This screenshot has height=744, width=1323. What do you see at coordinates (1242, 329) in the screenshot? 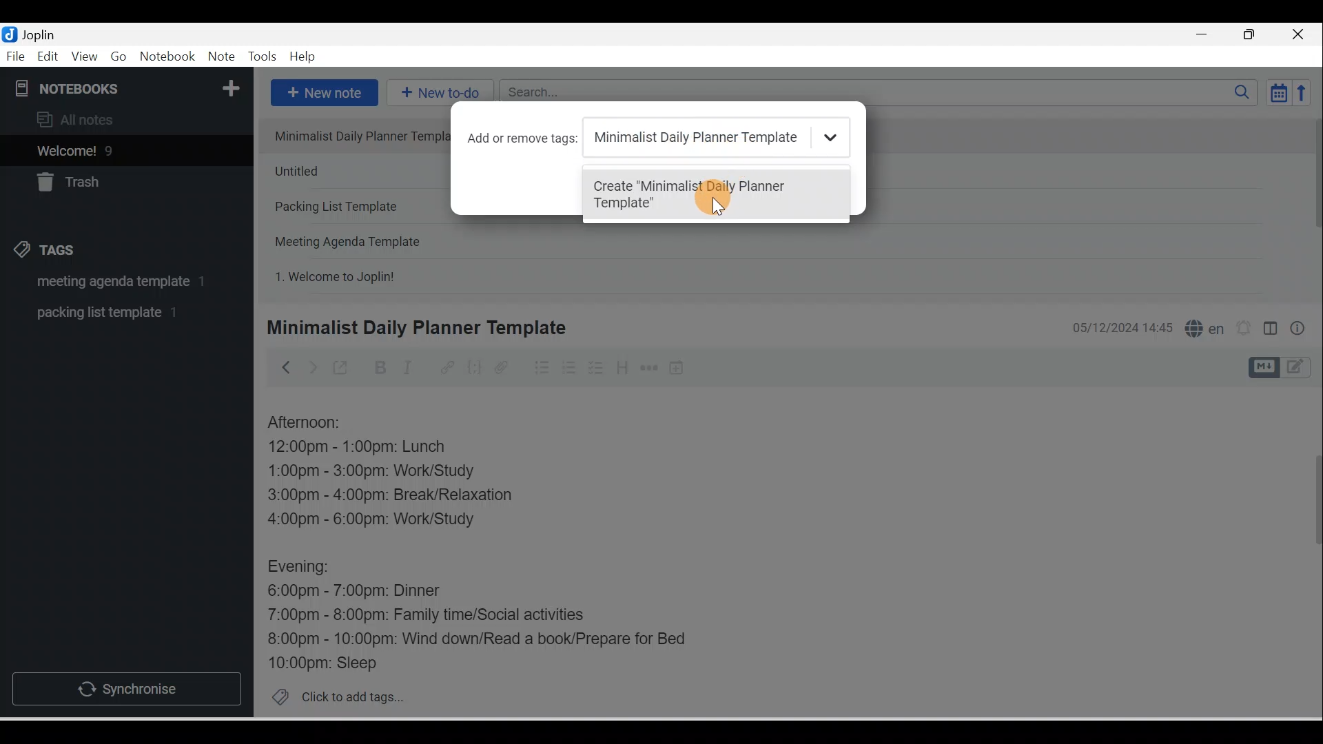
I see `Set alarm` at bounding box center [1242, 329].